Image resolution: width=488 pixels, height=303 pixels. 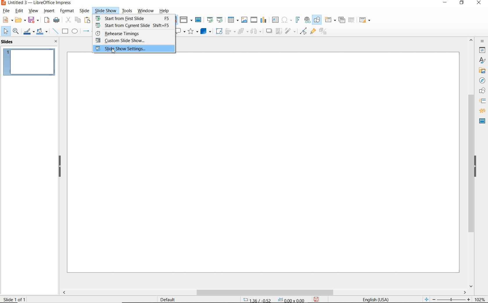 What do you see at coordinates (19, 11) in the screenshot?
I see `EDIT` at bounding box center [19, 11].